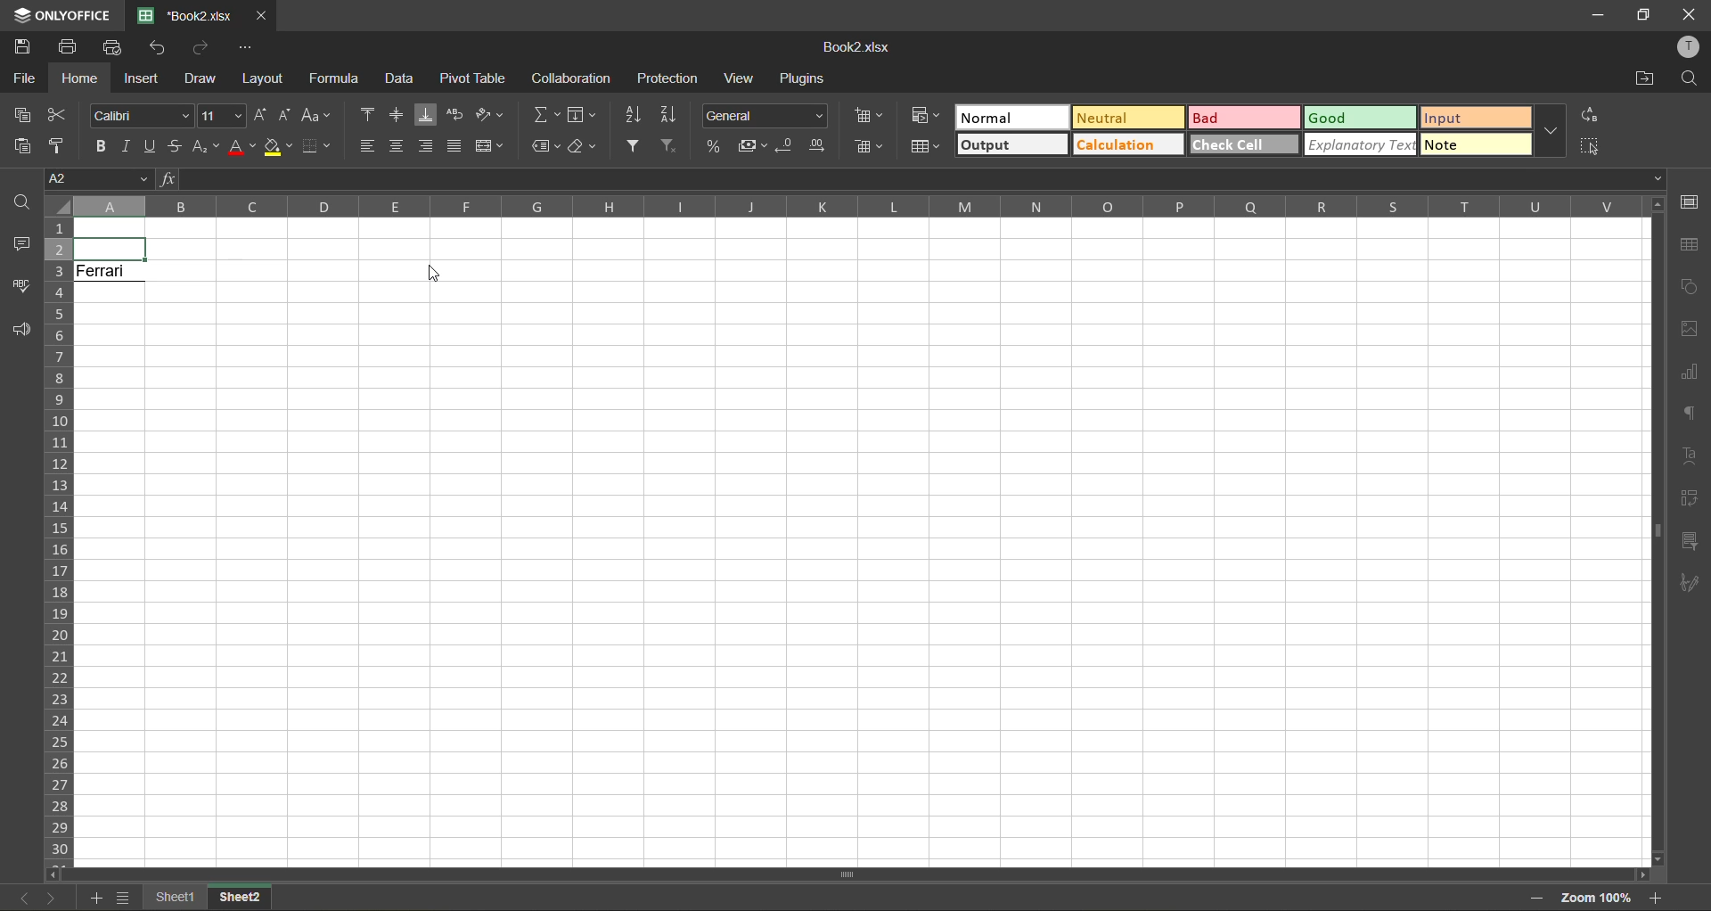  Describe the element at coordinates (925, 148) in the screenshot. I see `format as table` at that location.